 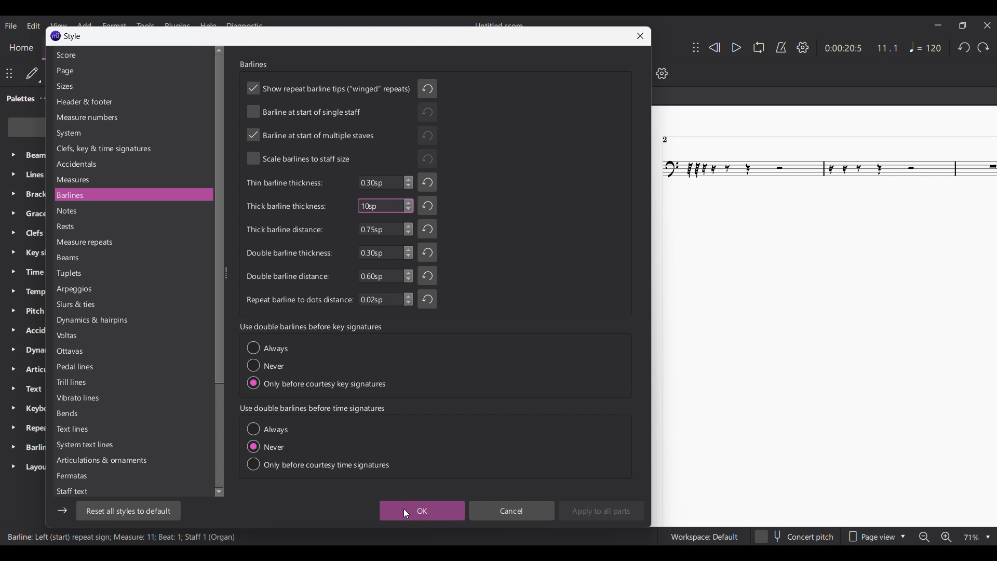 What do you see at coordinates (21, 48) in the screenshot?
I see `Home` at bounding box center [21, 48].